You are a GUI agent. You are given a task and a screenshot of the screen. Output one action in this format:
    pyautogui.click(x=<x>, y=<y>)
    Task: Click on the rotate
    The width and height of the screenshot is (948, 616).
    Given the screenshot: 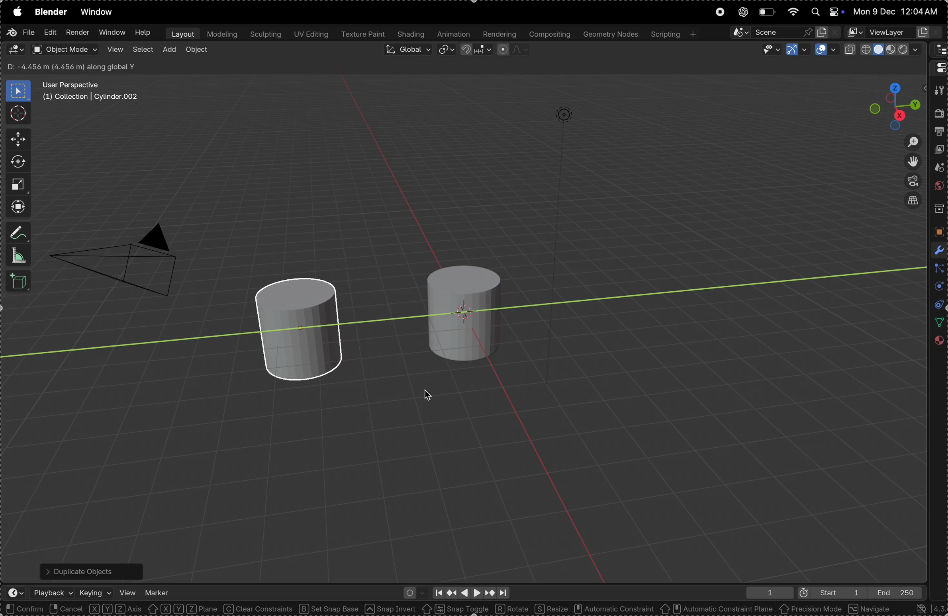 What is the action you would take?
    pyautogui.click(x=513, y=608)
    